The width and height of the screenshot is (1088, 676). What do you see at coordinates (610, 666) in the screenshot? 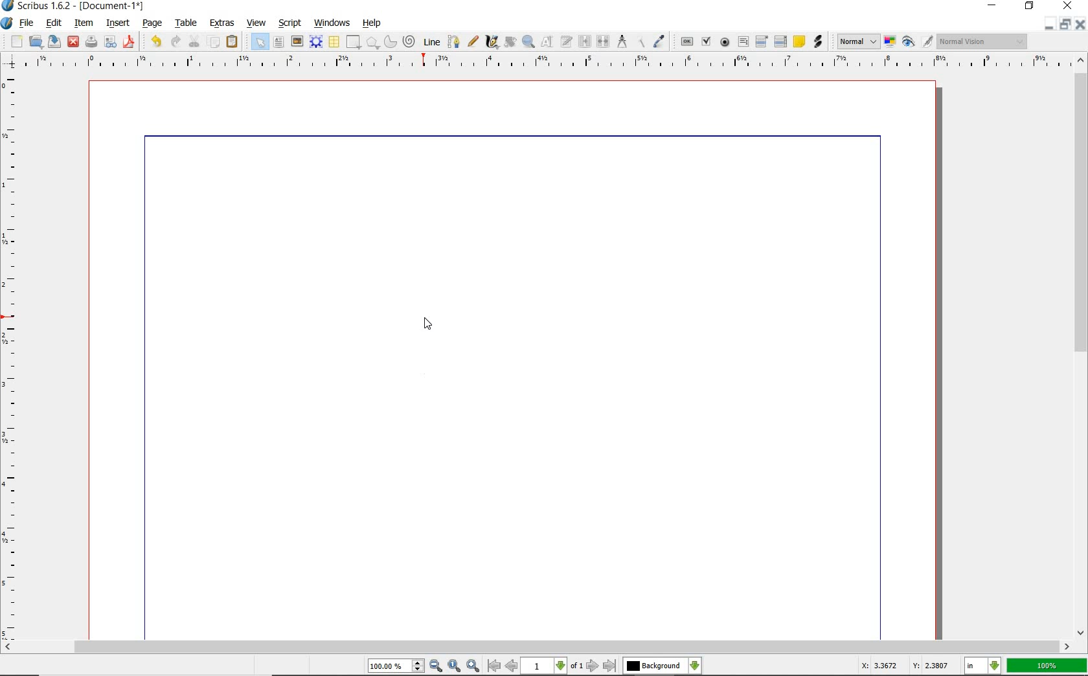
I see `Last Page` at bounding box center [610, 666].